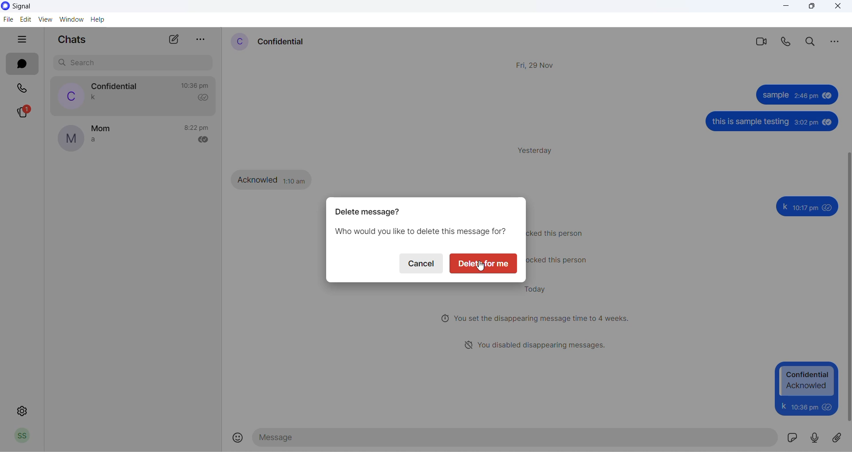 This screenshot has height=452, width=852. What do you see at coordinates (749, 122) in the screenshot?
I see `~ this is sample testing` at bounding box center [749, 122].